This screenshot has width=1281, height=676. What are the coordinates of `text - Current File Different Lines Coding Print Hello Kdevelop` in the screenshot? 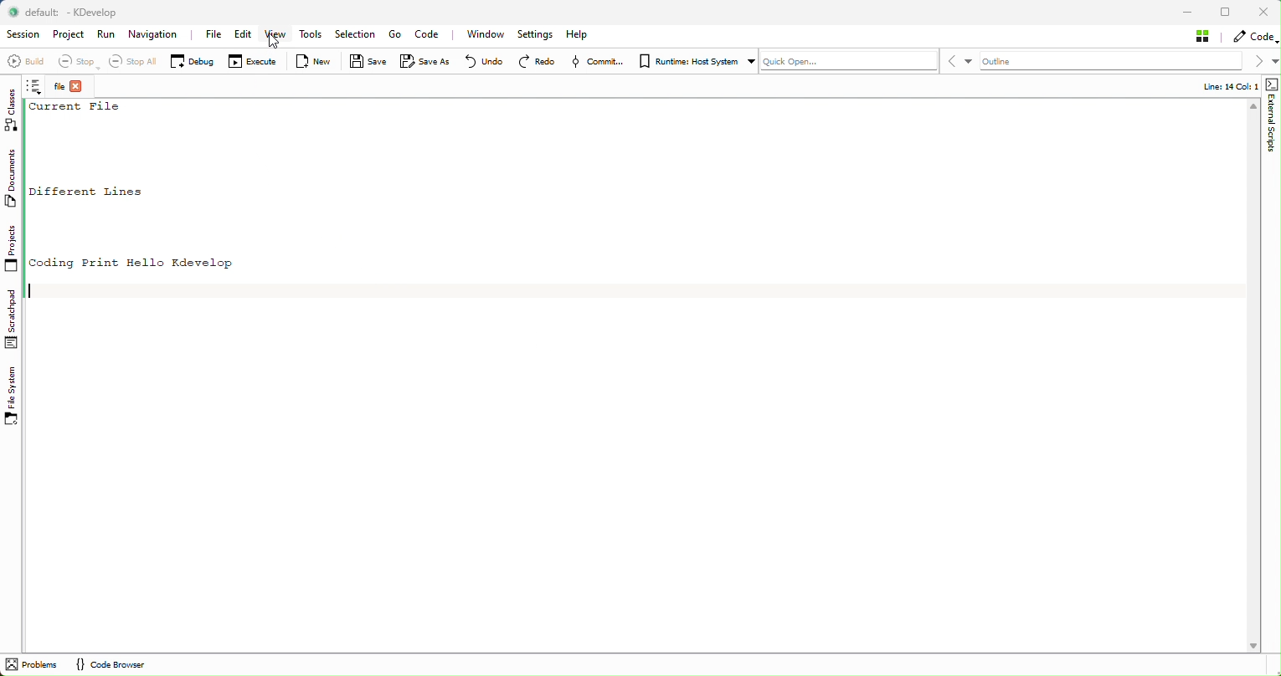 It's located at (144, 185).